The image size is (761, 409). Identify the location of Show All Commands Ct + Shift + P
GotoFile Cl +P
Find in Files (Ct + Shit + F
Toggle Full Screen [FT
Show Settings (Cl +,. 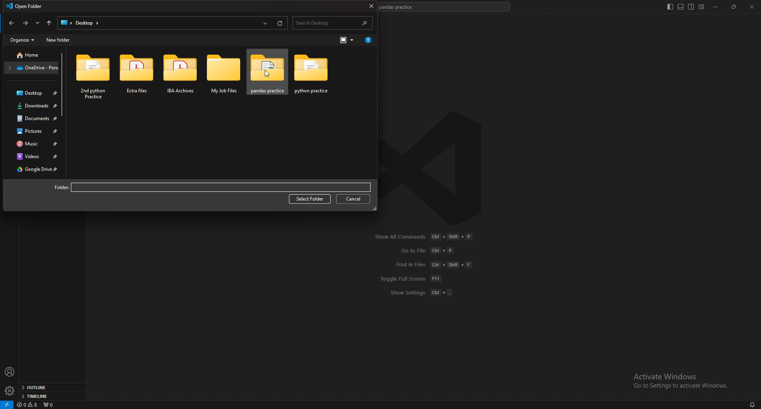
(425, 270).